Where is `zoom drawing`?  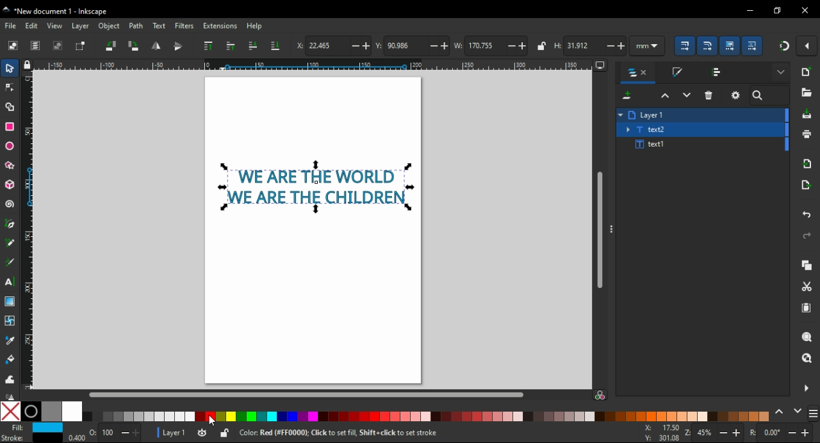 zoom drawing is located at coordinates (807, 362).